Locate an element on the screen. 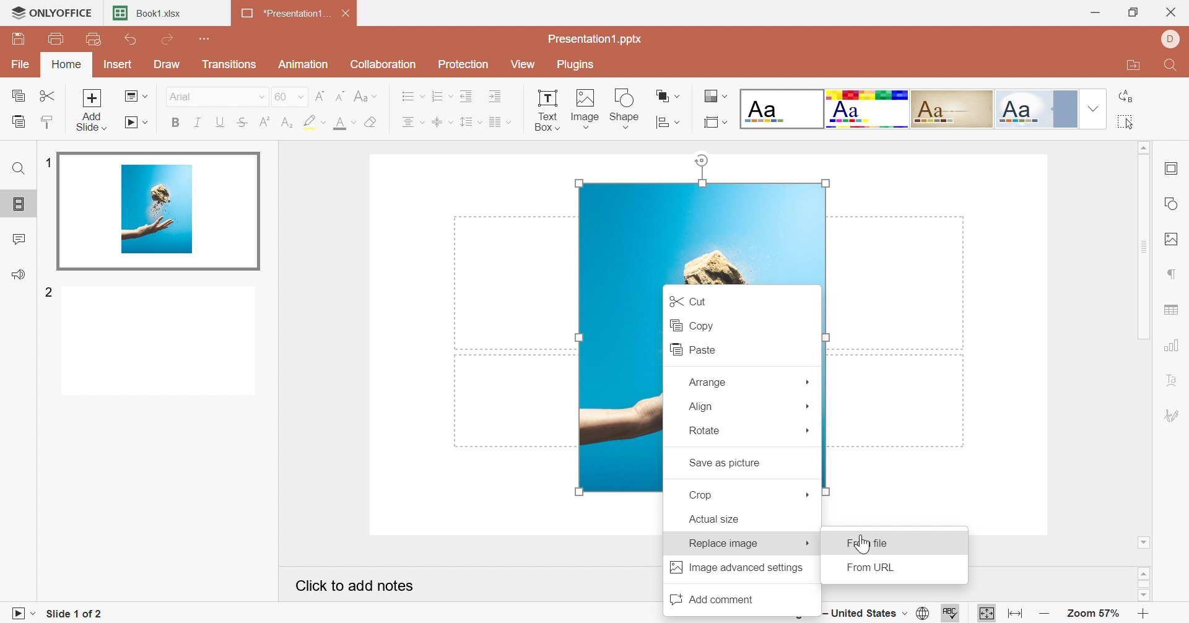 The height and width of the screenshot is (623, 1189). English - United States is located at coordinates (864, 615).